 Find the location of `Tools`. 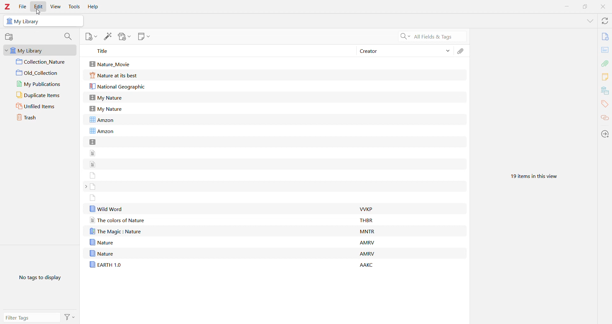

Tools is located at coordinates (74, 6).